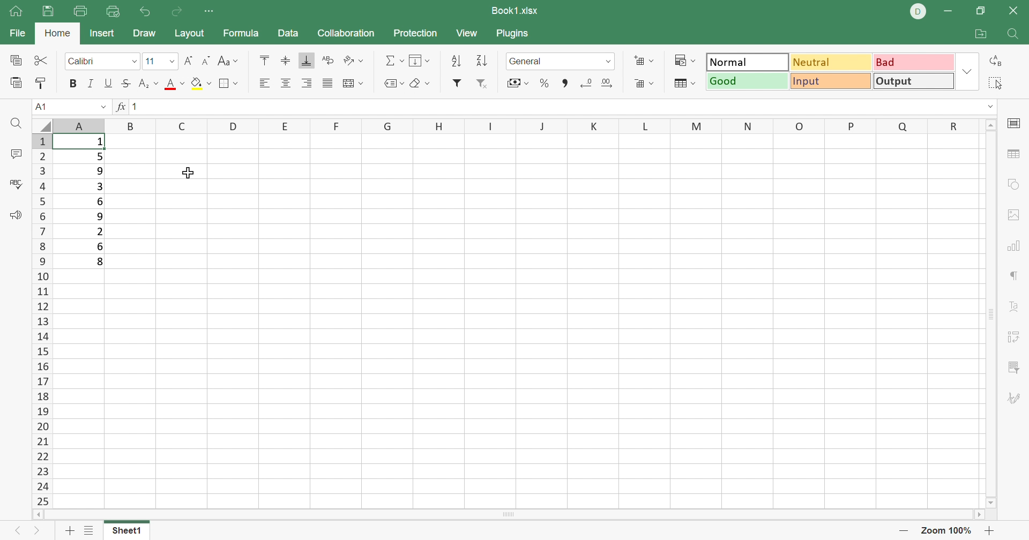 Image resolution: width=1029 pixels, height=540 pixels. Describe the element at coordinates (103, 34) in the screenshot. I see `Insert` at that location.